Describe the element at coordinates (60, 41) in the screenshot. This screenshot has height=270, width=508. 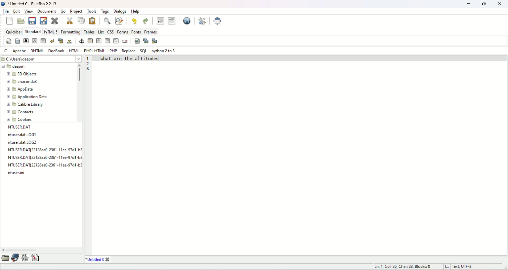
I see `break and clear` at that location.